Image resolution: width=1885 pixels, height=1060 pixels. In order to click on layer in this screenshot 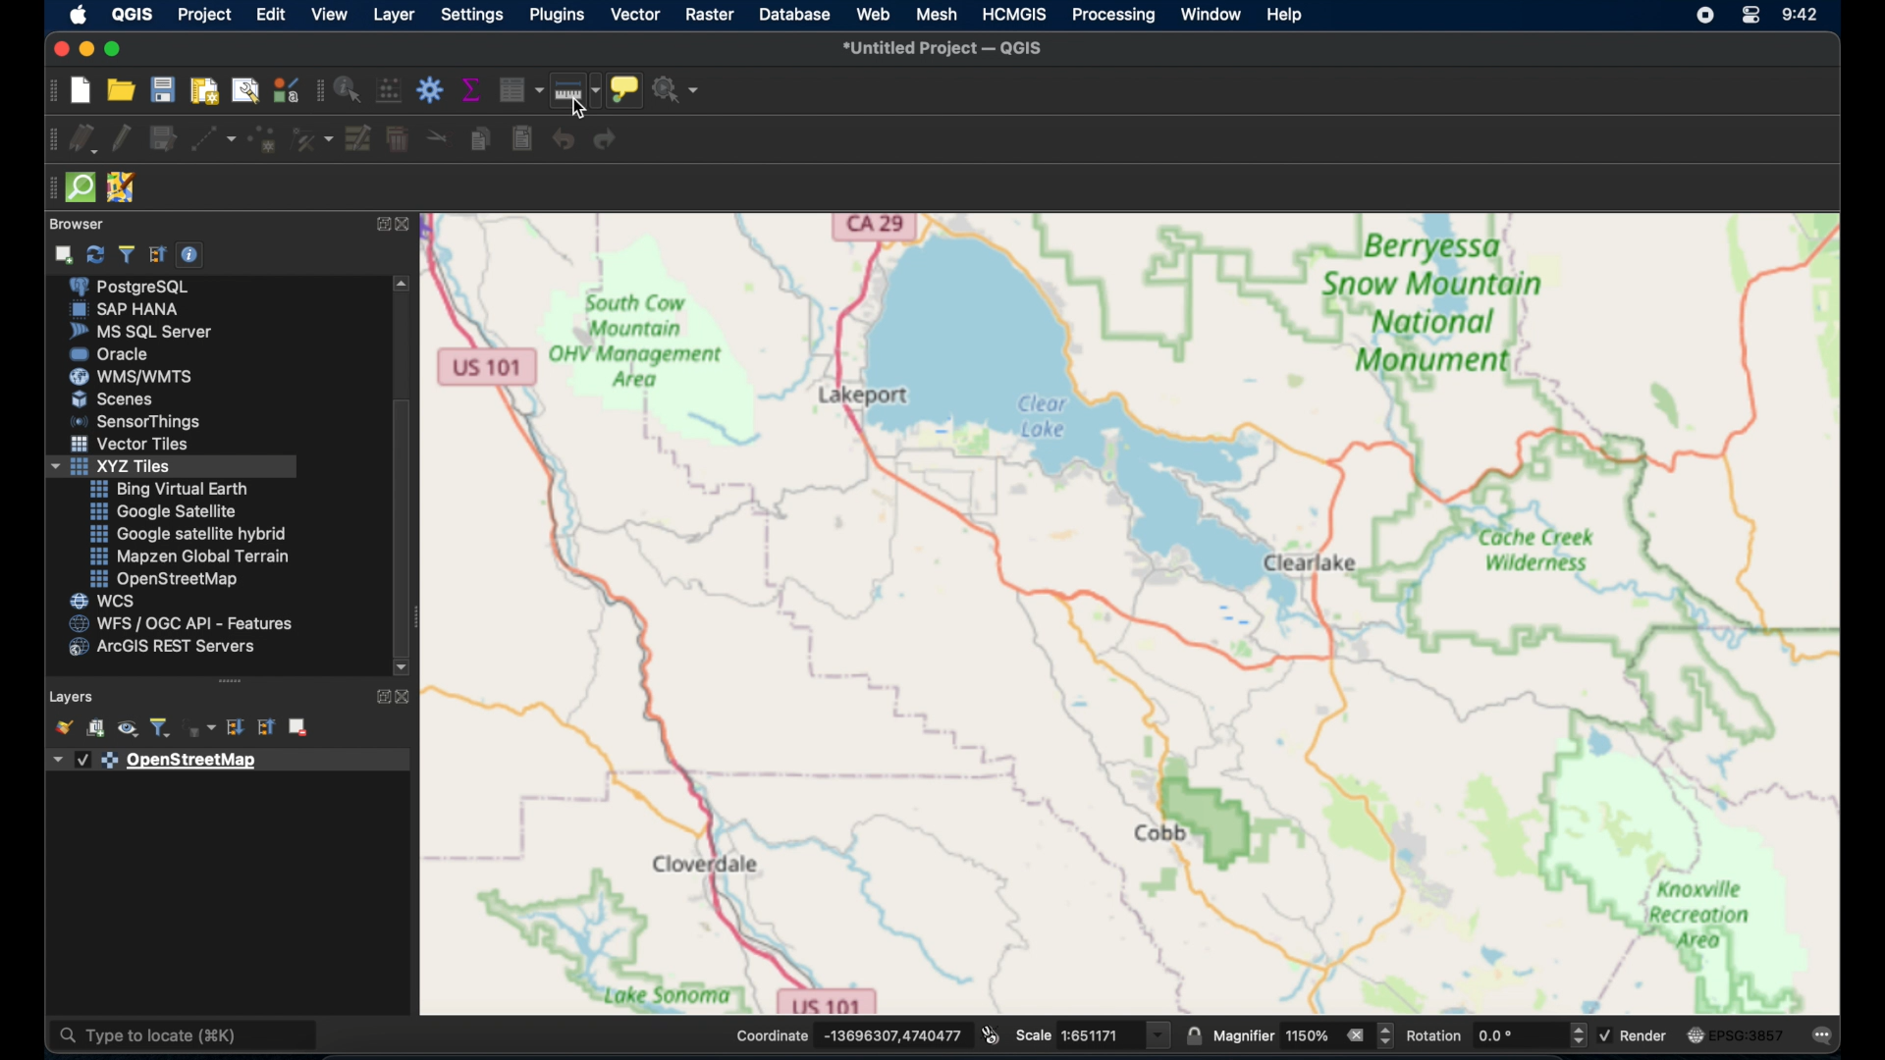, I will do `click(394, 14)`.